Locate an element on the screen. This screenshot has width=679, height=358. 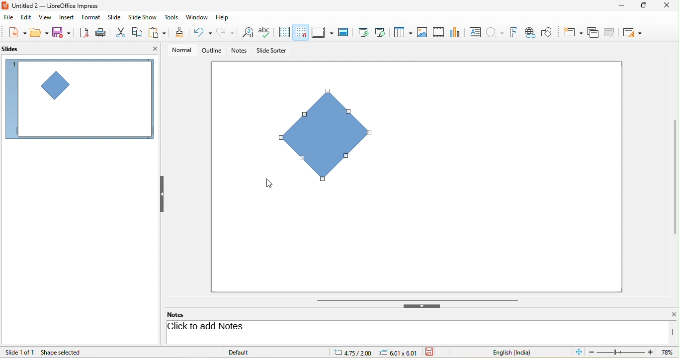
new slide is located at coordinates (573, 31).